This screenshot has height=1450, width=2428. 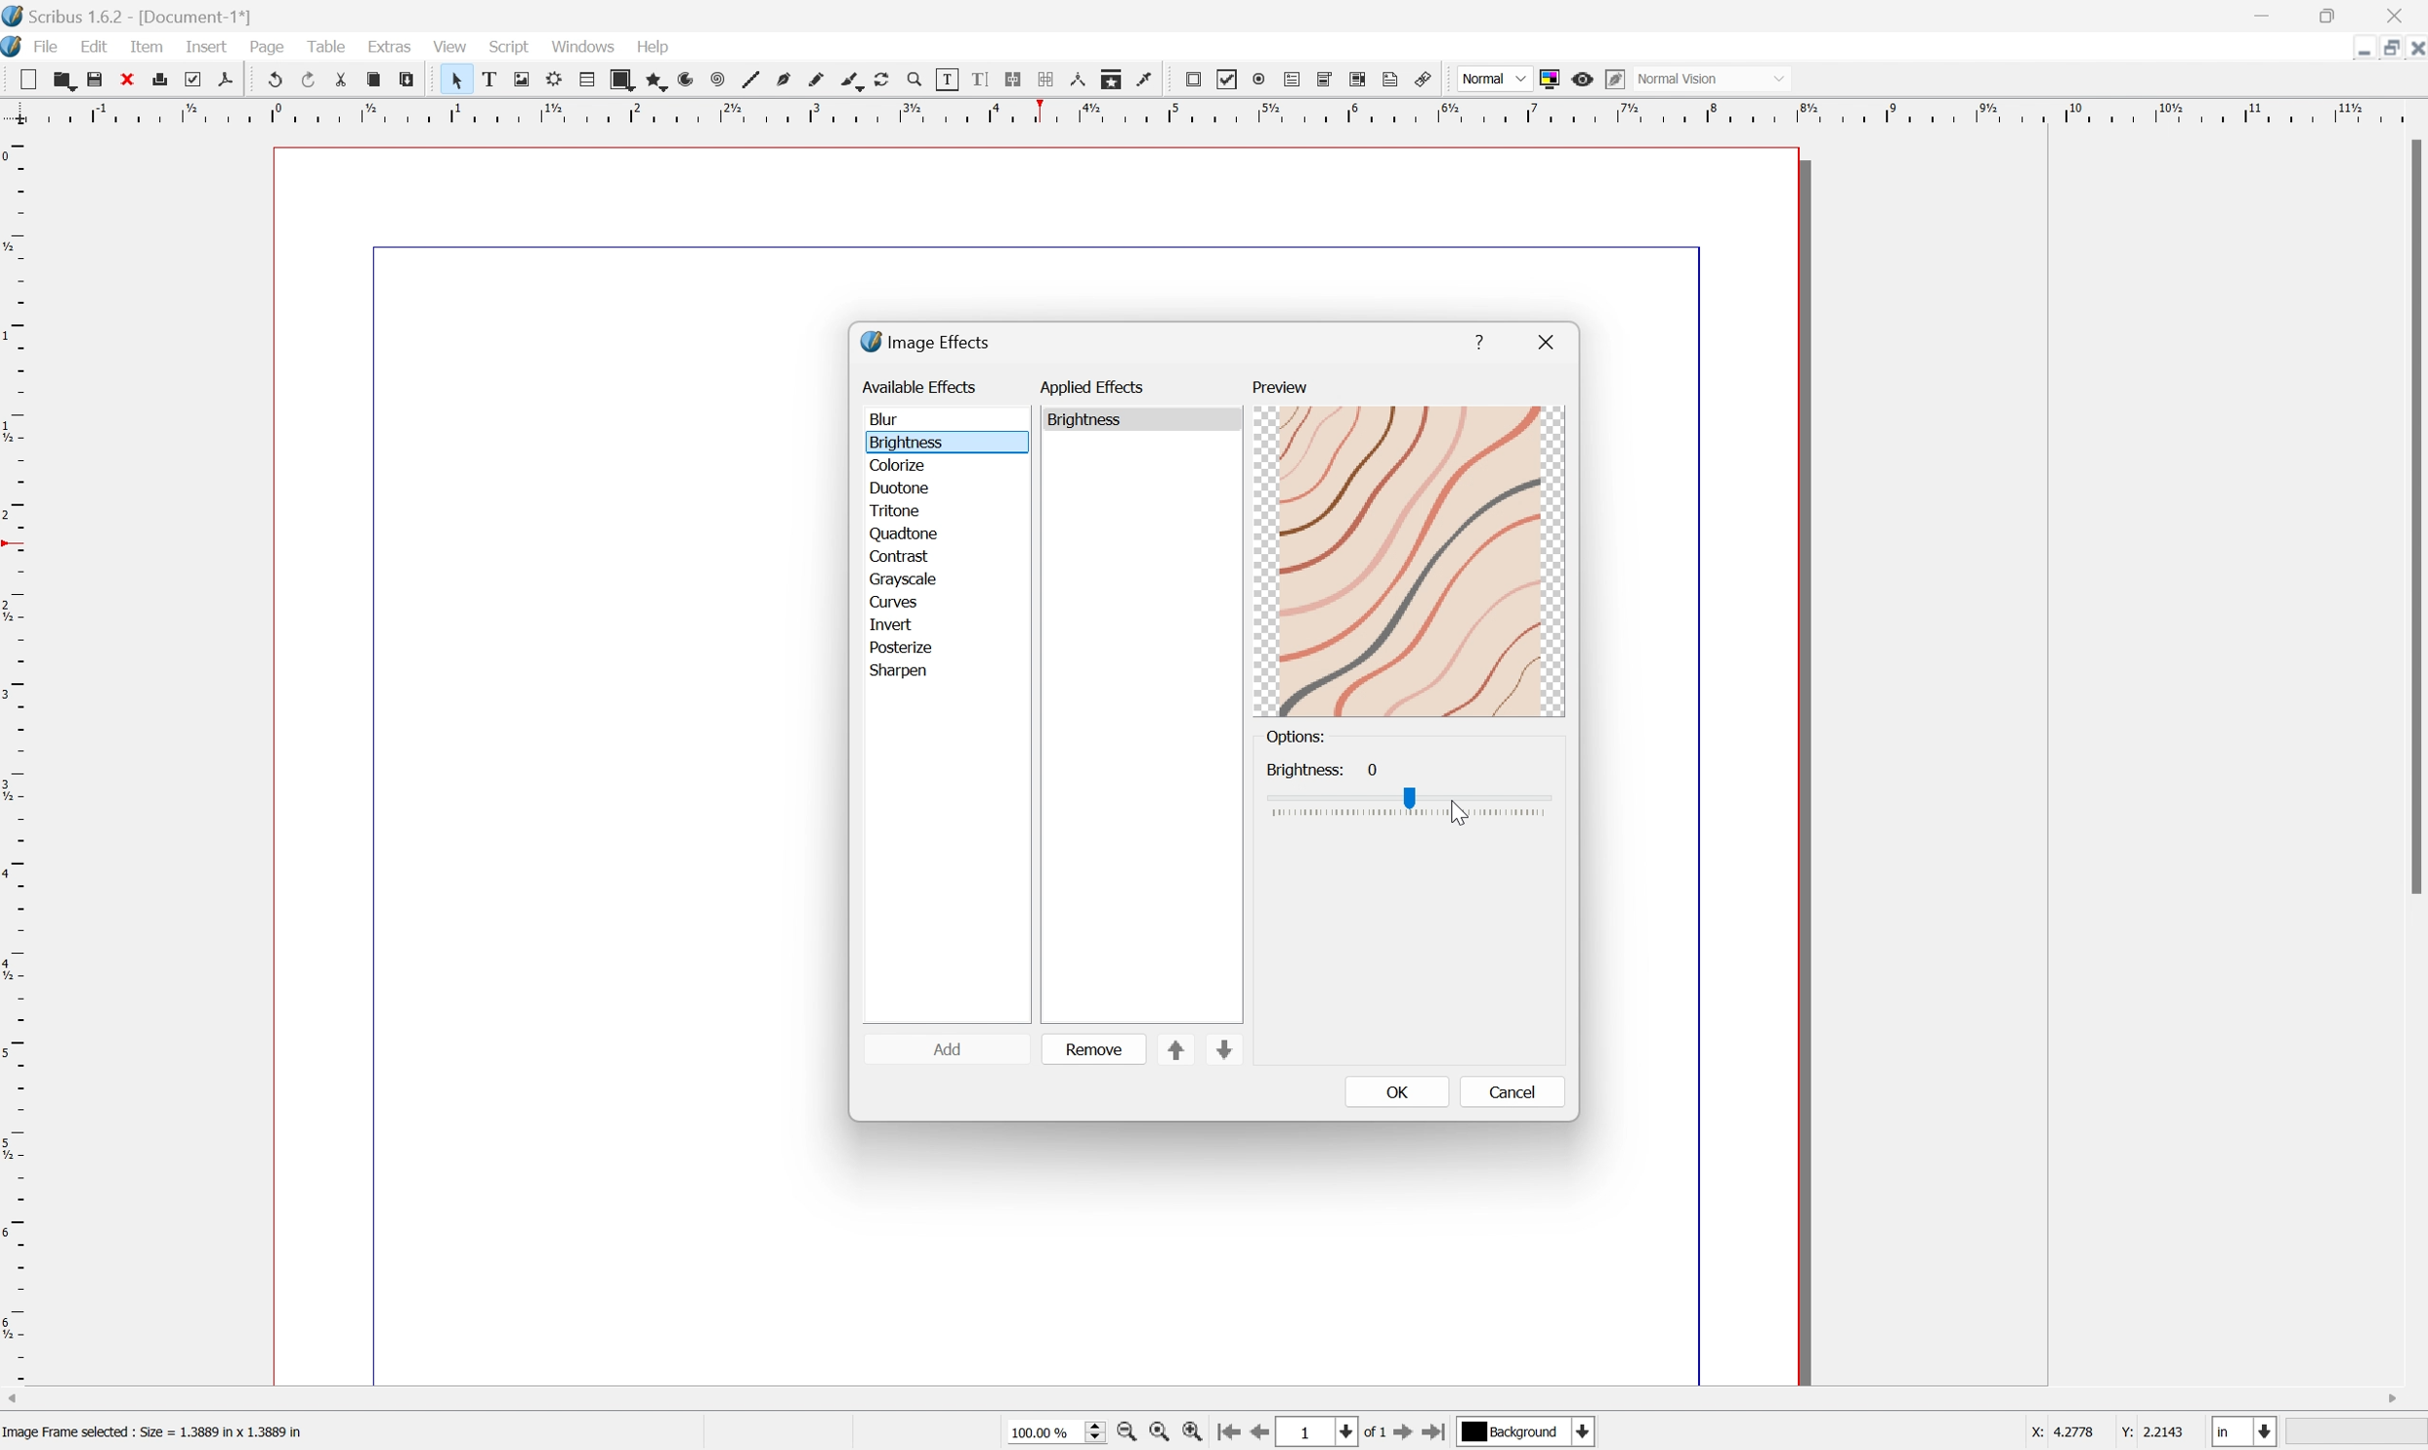 I want to click on coordinates, so click(x=2108, y=1435).